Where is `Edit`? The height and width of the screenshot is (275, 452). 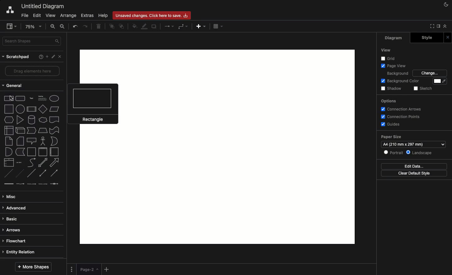
Edit is located at coordinates (52, 57).